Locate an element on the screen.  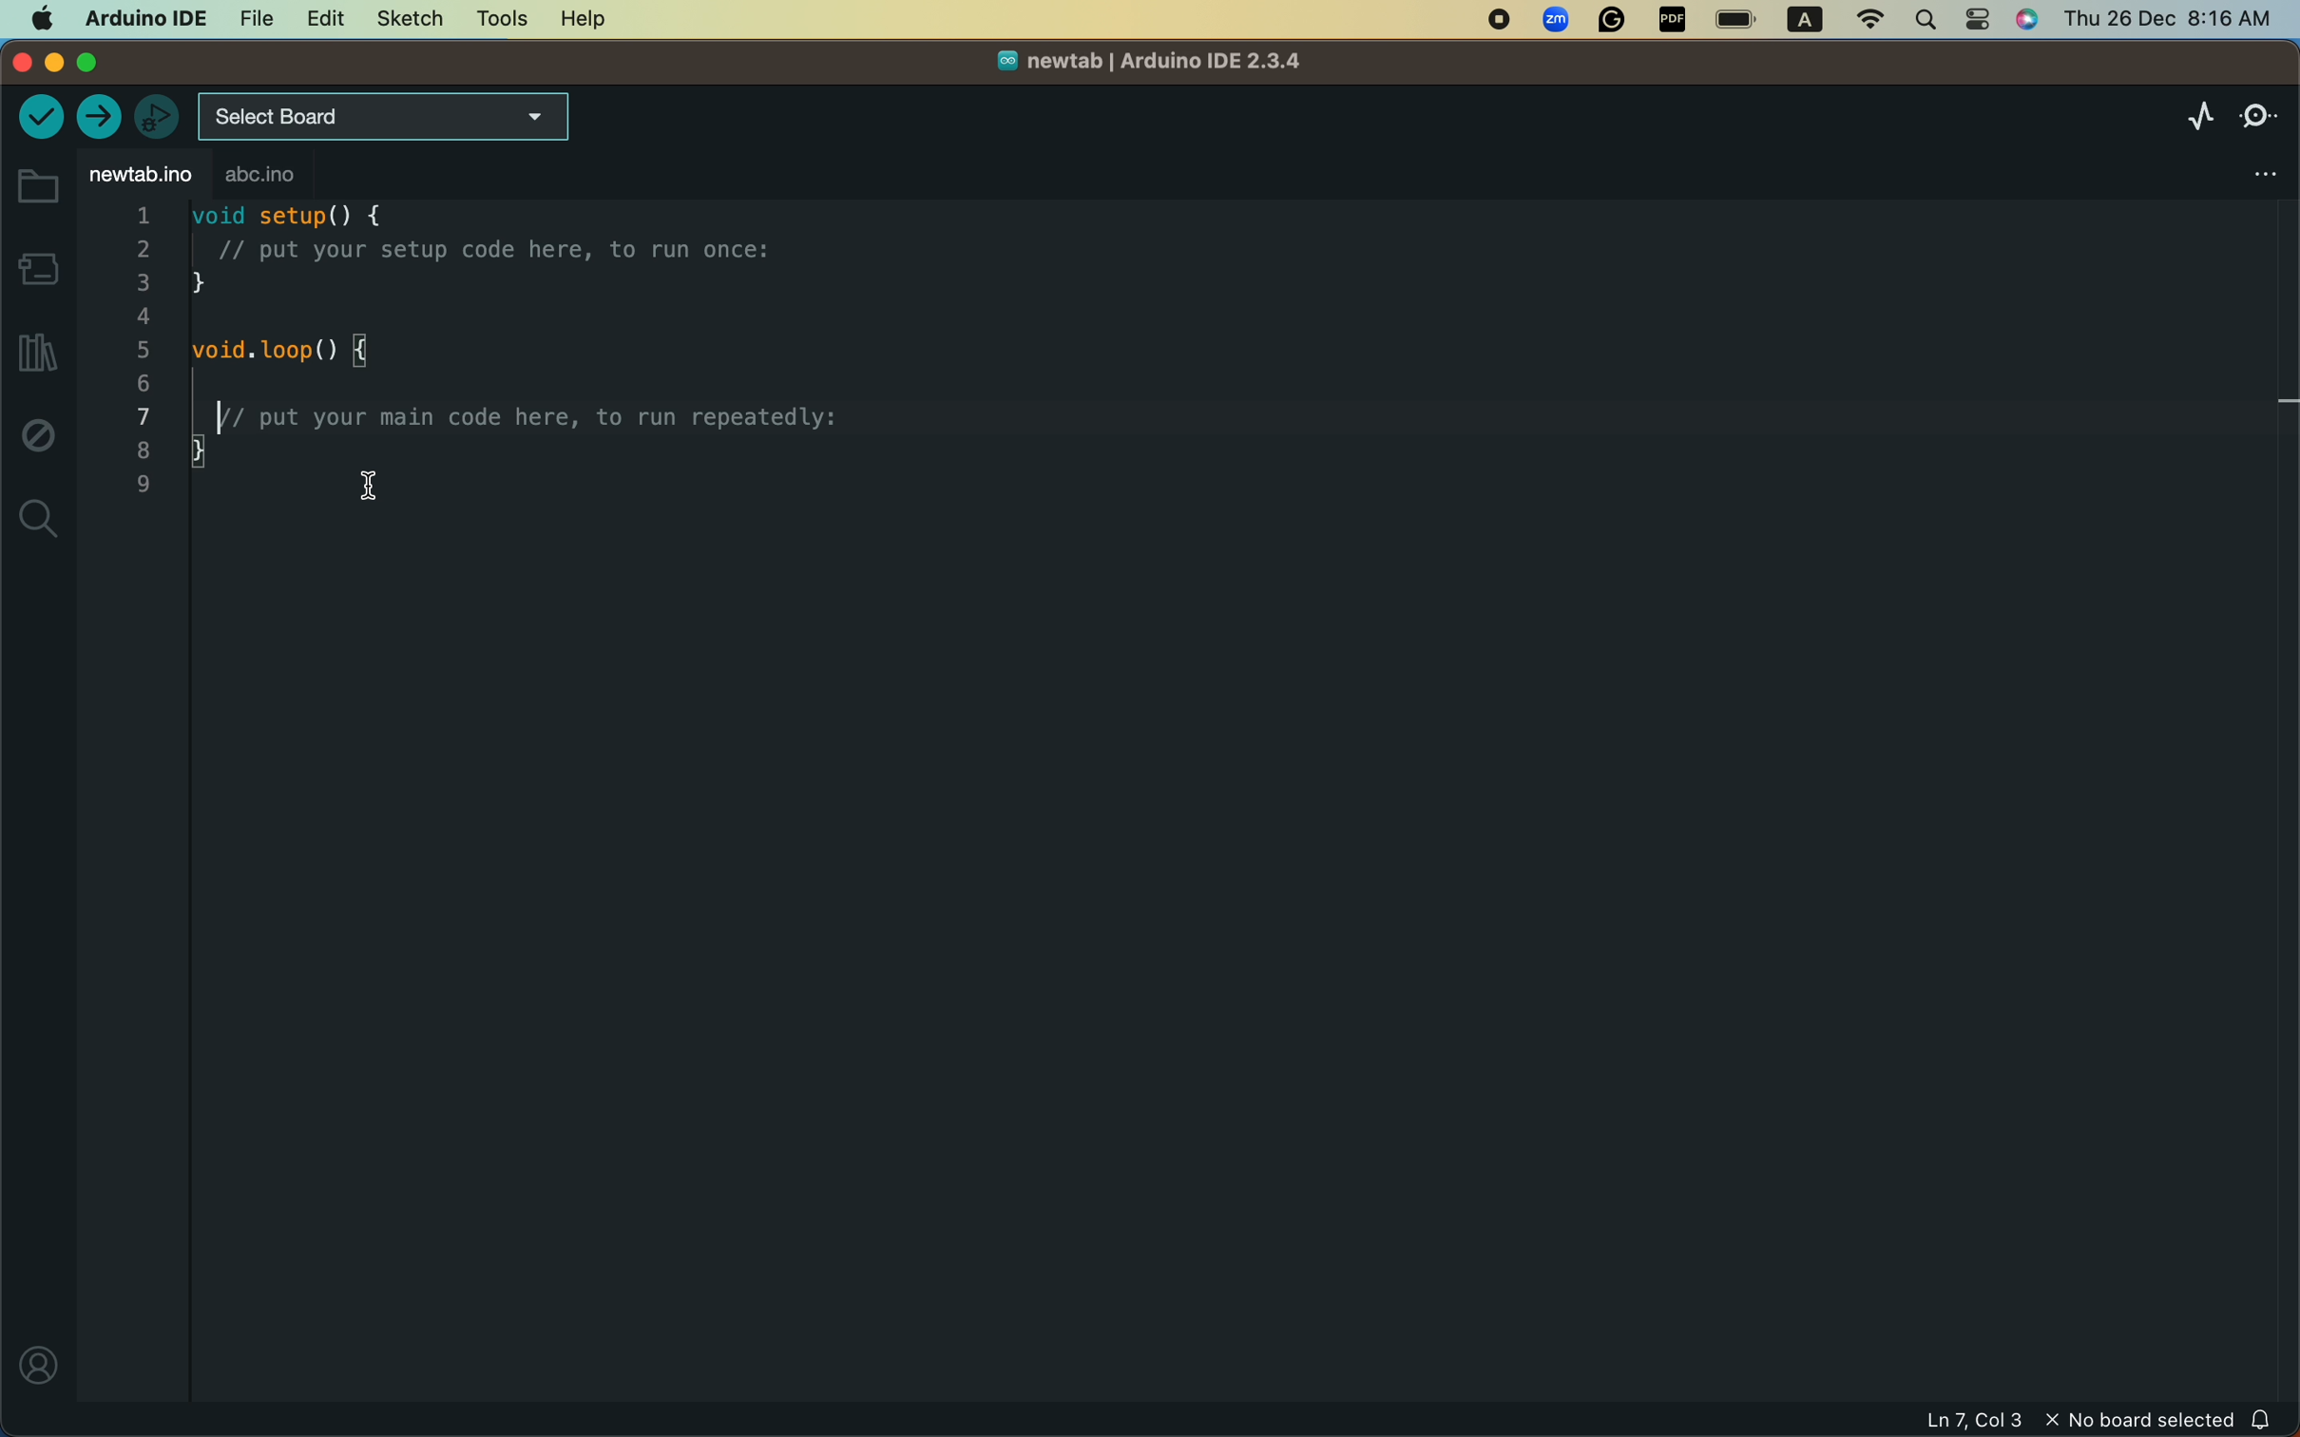
language is located at coordinates (1797, 21).